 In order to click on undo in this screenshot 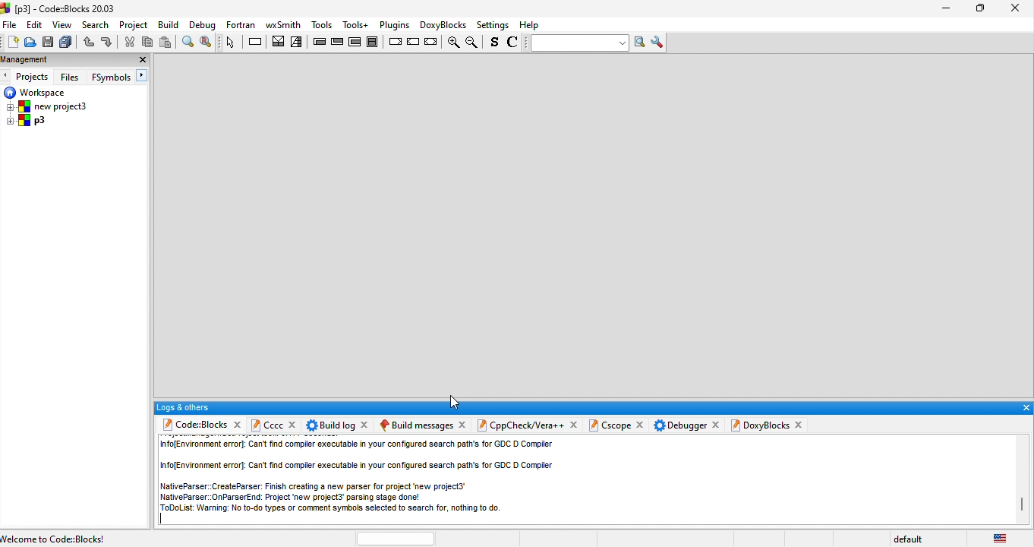, I will do `click(87, 43)`.